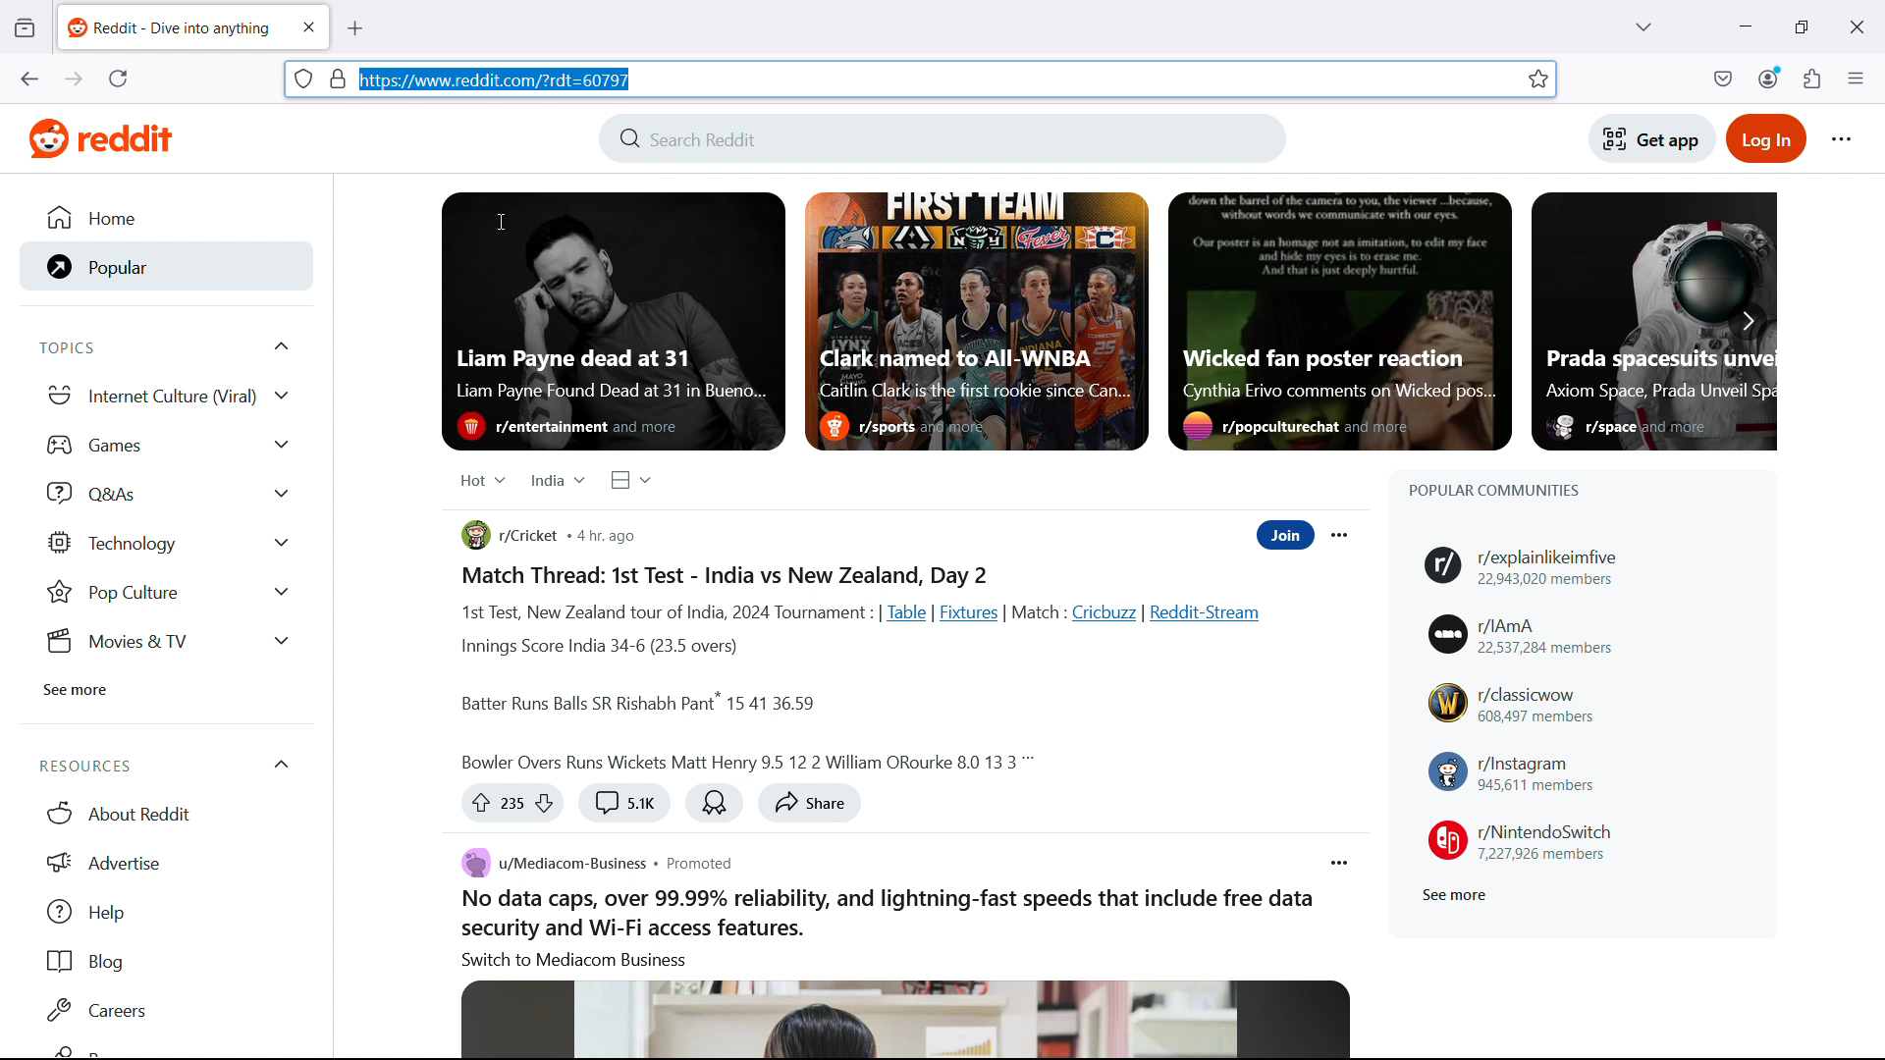 The width and height of the screenshot is (1885, 1060). Describe the element at coordinates (548, 864) in the screenshot. I see `u/mediacom-business community` at that location.